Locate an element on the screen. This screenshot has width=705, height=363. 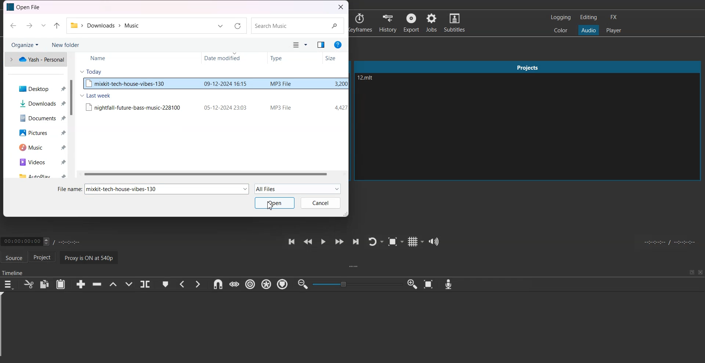
Adjust Time Selector is located at coordinates (43, 241).